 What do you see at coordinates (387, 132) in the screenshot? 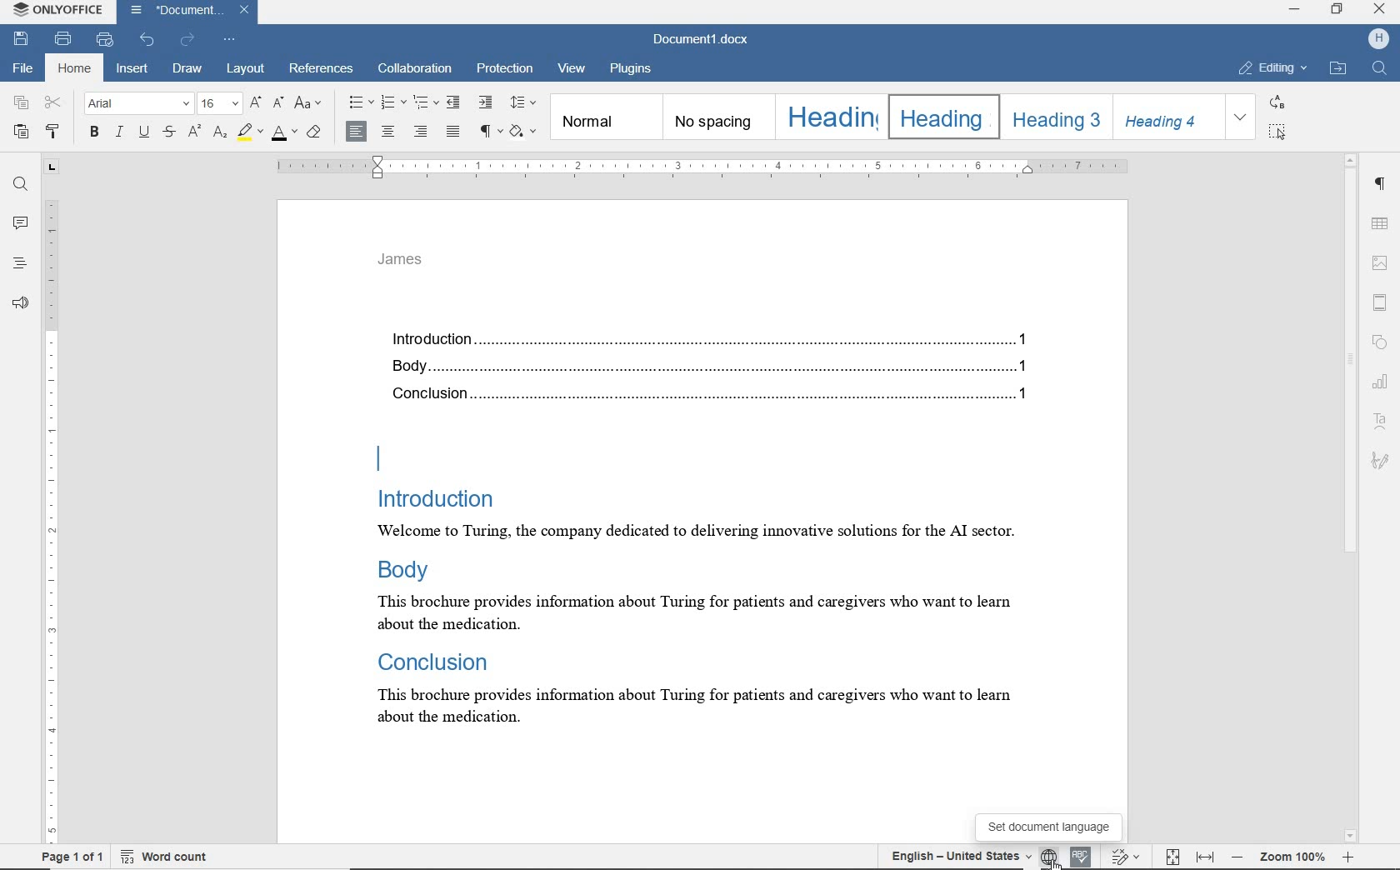
I see `align center` at bounding box center [387, 132].